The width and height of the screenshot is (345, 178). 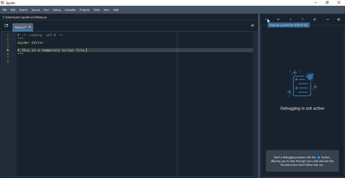 I want to click on Source, so click(x=36, y=10).